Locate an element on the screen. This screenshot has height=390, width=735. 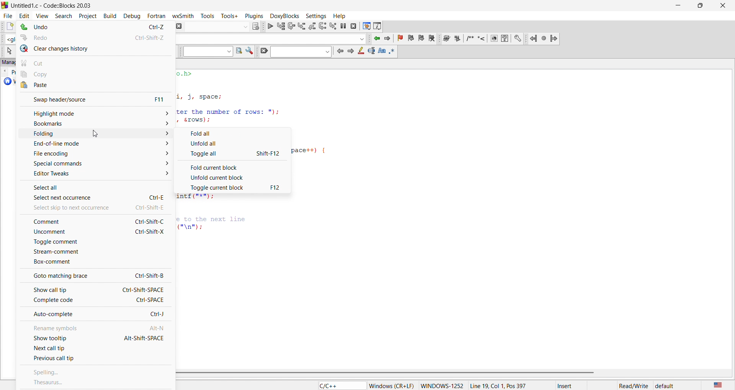
toggle comment is located at coordinates (93, 242).